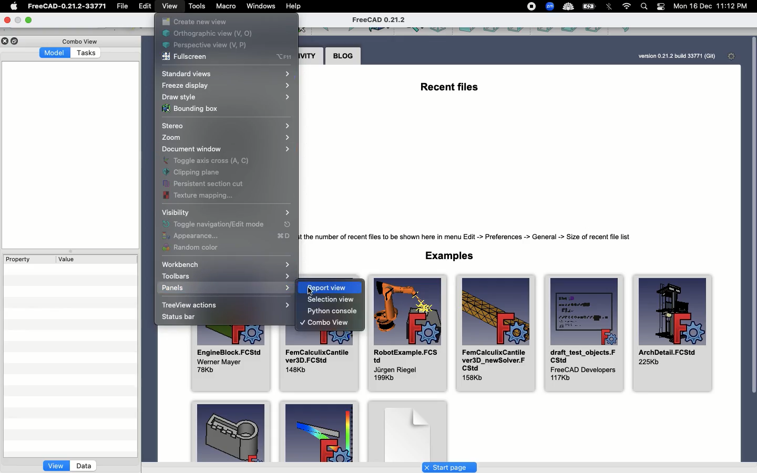  I want to click on Document window, so click(227, 148).